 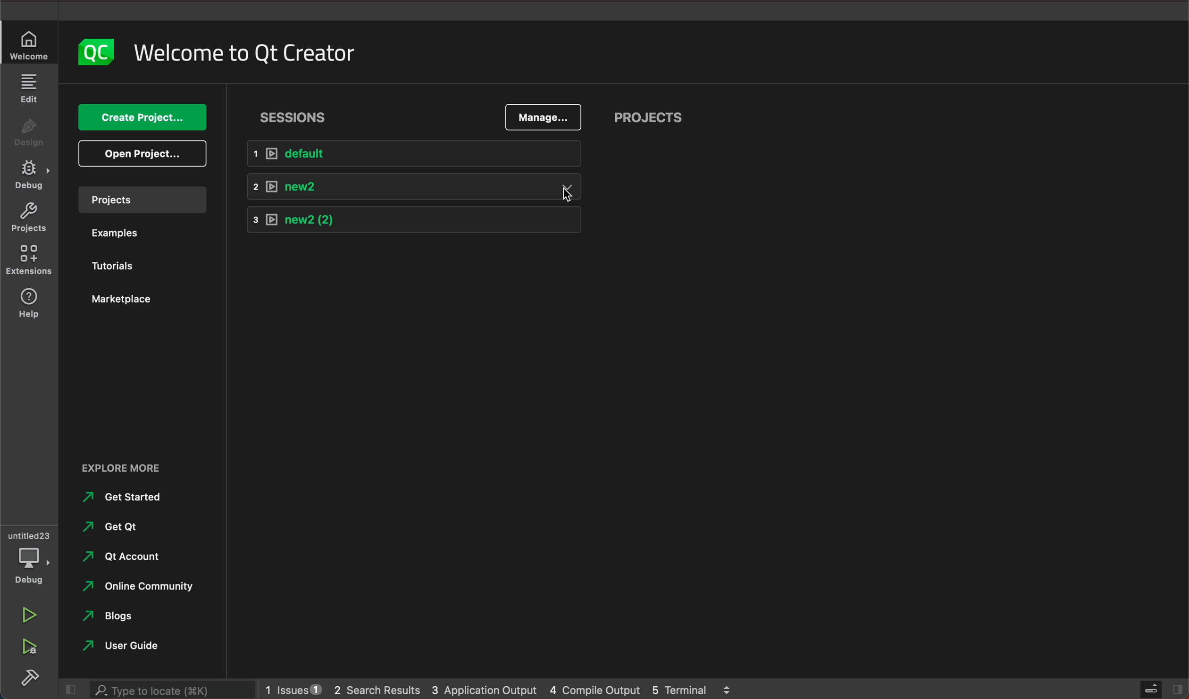 What do you see at coordinates (133, 233) in the screenshot?
I see `examples` at bounding box center [133, 233].